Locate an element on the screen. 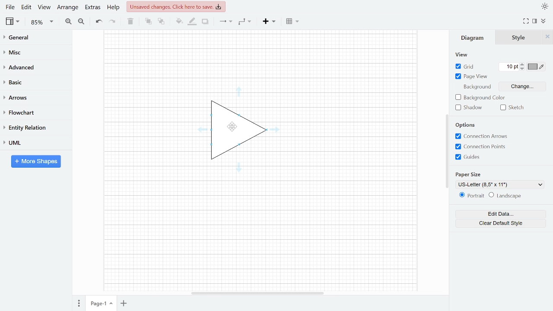  Waypoints is located at coordinates (245, 21).